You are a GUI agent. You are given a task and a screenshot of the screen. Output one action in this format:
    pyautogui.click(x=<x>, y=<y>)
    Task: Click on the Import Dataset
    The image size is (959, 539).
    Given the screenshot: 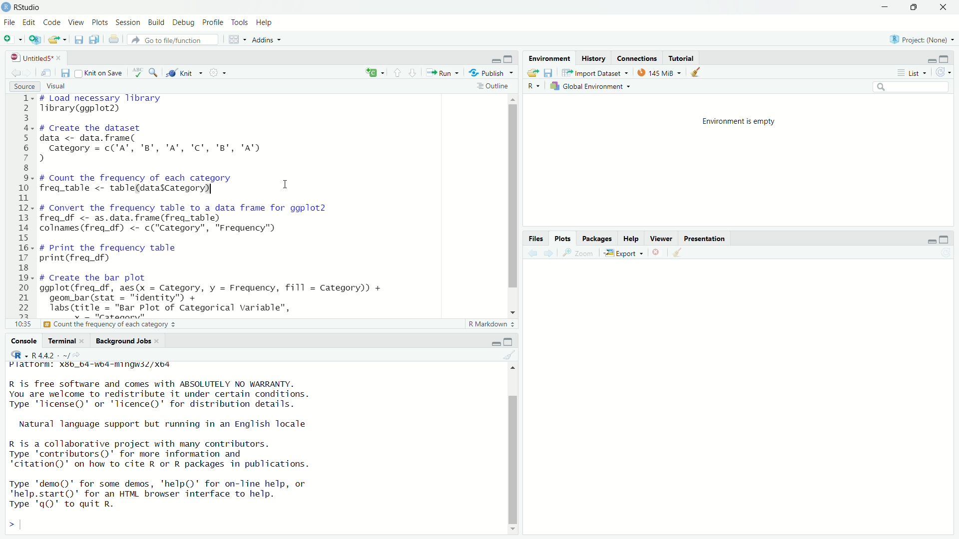 What is the action you would take?
    pyautogui.click(x=593, y=73)
    